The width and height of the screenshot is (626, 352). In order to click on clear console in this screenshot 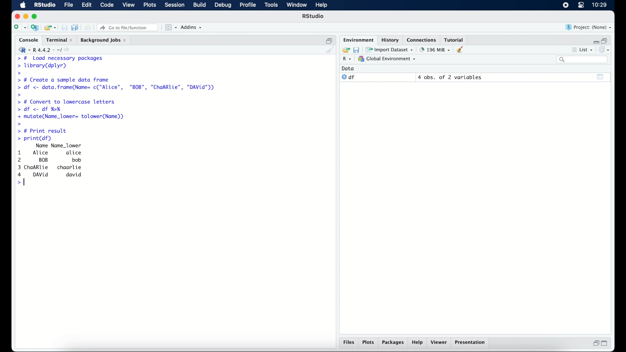, I will do `click(331, 50)`.